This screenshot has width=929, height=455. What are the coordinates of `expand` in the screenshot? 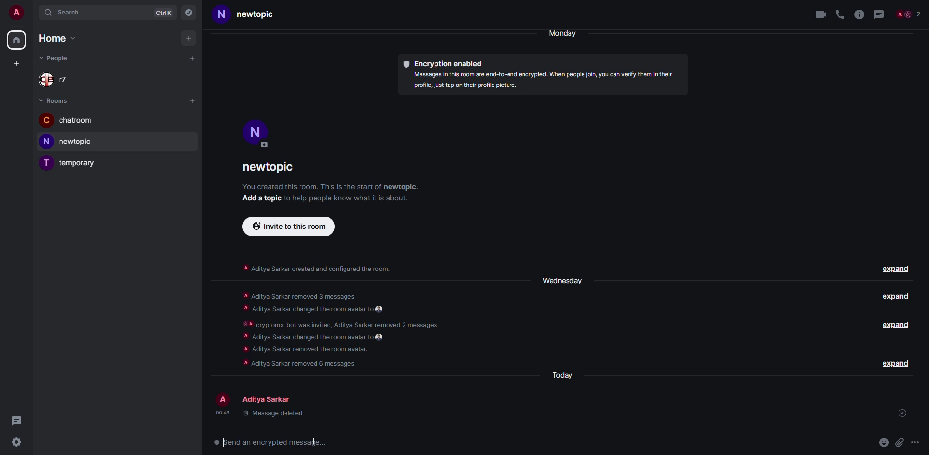 It's located at (898, 297).